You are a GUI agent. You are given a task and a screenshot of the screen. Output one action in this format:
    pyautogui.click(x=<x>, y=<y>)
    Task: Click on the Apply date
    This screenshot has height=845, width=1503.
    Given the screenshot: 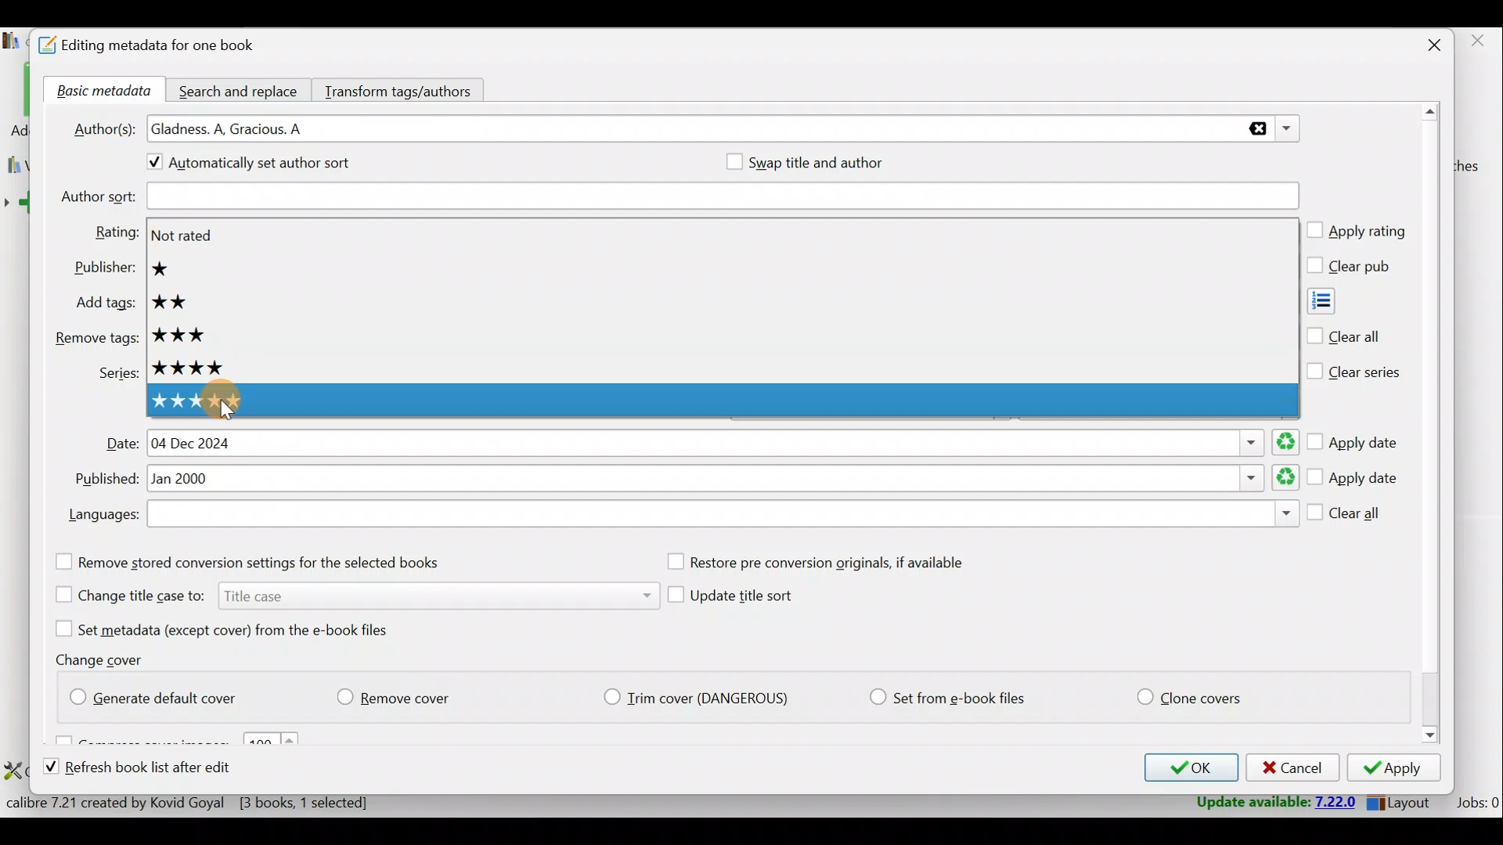 What is the action you would take?
    pyautogui.click(x=1353, y=479)
    